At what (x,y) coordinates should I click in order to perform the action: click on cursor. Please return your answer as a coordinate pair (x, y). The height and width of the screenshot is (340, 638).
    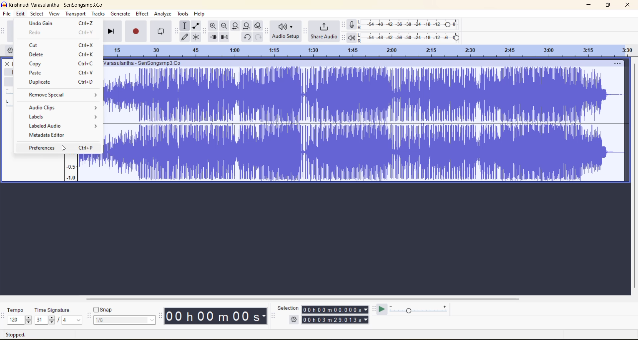
    Looking at the image, I should click on (61, 149).